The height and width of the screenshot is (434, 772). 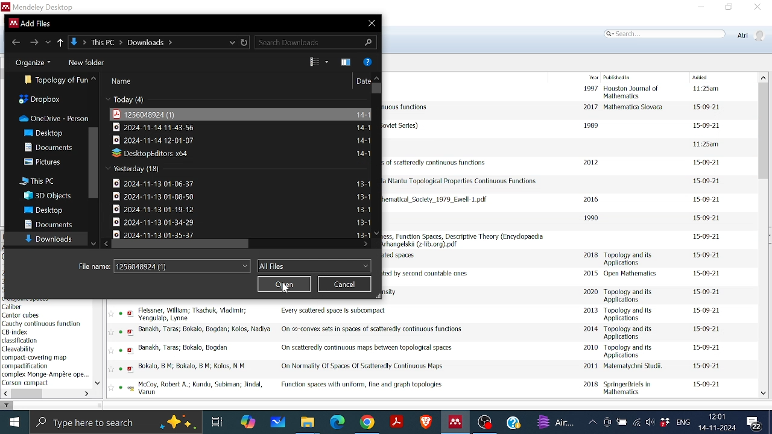 What do you see at coordinates (763, 76) in the screenshot?
I see `` at bounding box center [763, 76].